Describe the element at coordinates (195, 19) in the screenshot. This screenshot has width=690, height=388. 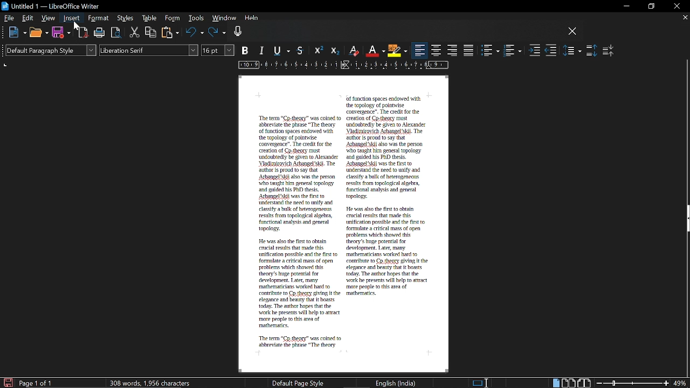
I see `Tools` at that location.